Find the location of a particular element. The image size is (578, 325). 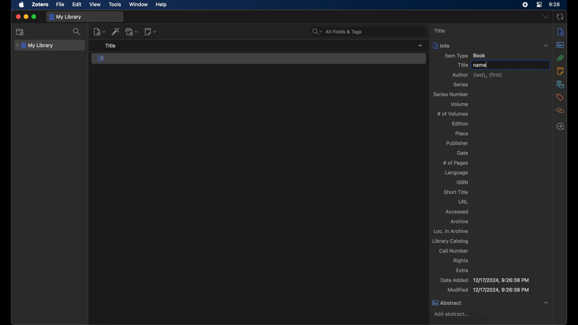

add abstract is located at coordinates (453, 314).